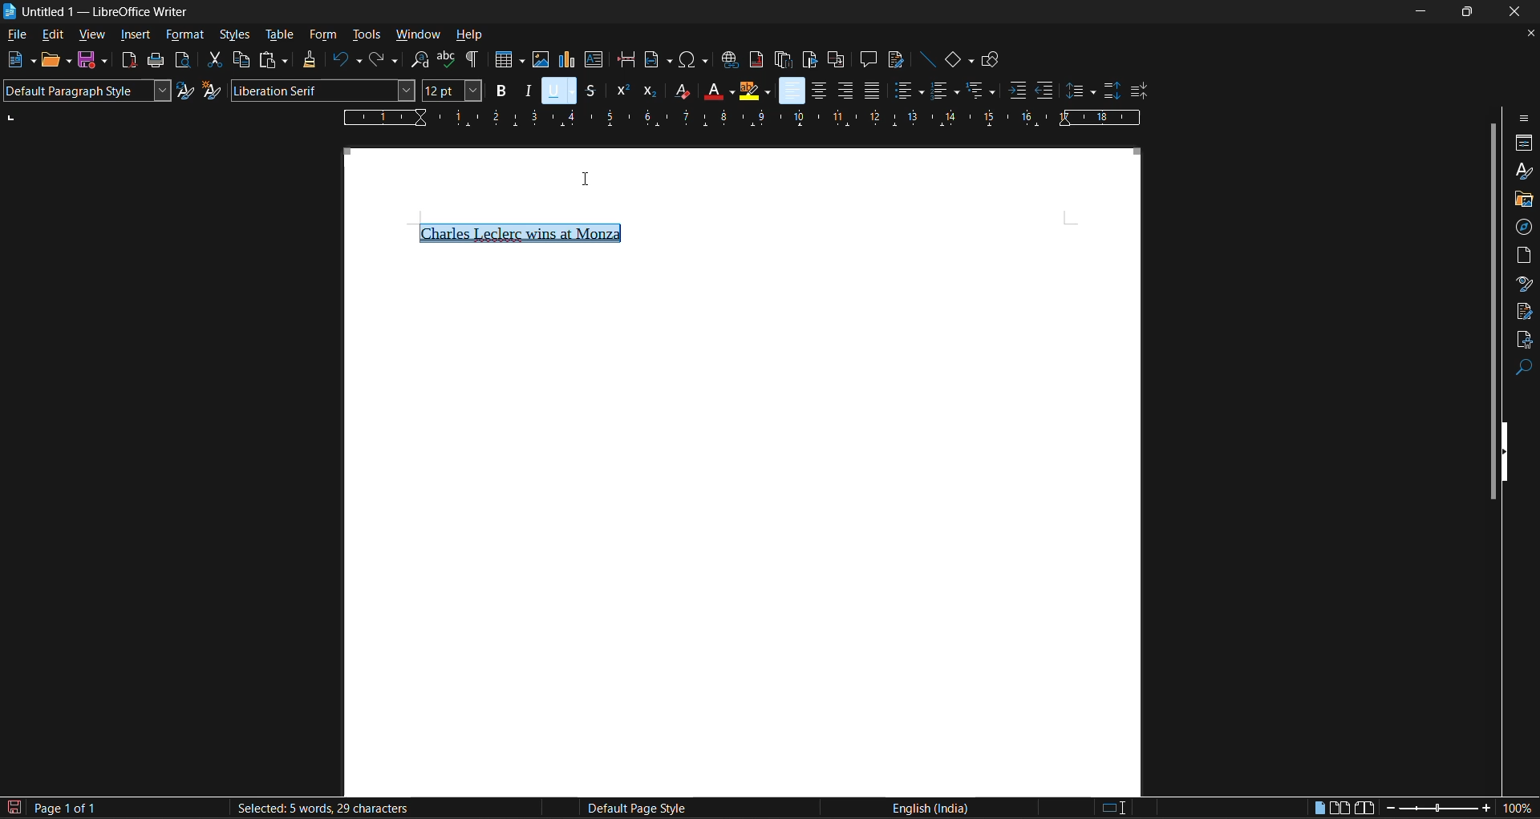  I want to click on show track change functions, so click(894, 59).